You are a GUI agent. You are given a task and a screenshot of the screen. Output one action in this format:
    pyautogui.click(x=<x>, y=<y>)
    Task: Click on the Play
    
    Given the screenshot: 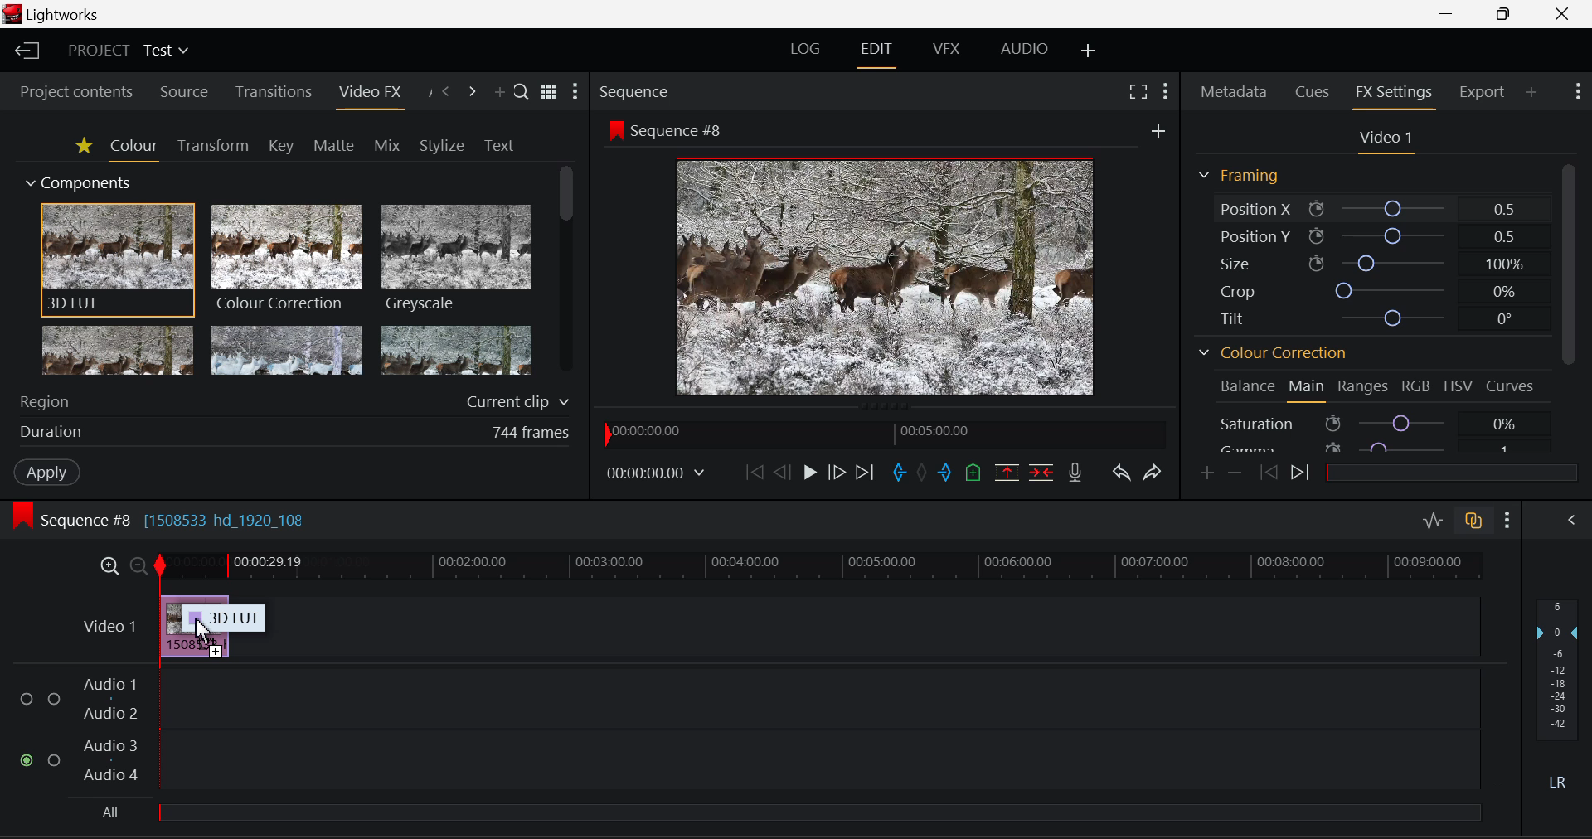 What is the action you would take?
    pyautogui.click(x=808, y=473)
    